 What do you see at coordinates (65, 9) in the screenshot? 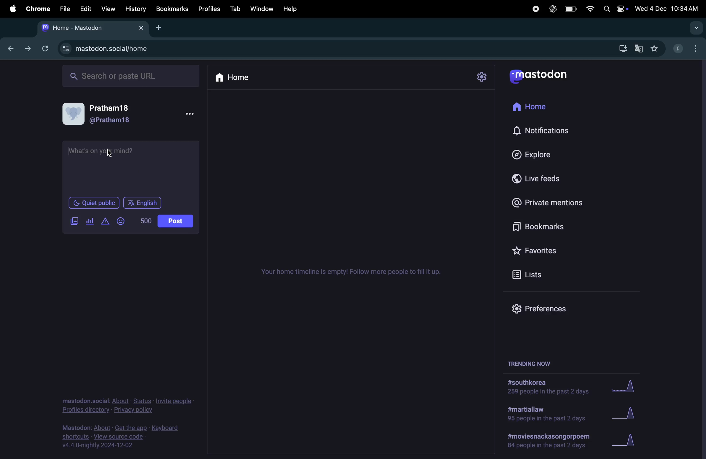
I see `Files` at bounding box center [65, 9].